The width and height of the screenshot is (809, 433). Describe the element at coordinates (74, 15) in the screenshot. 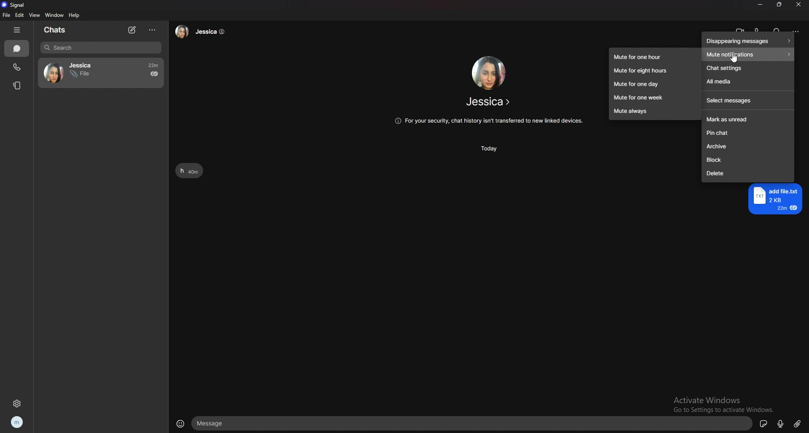

I see `help` at that location.